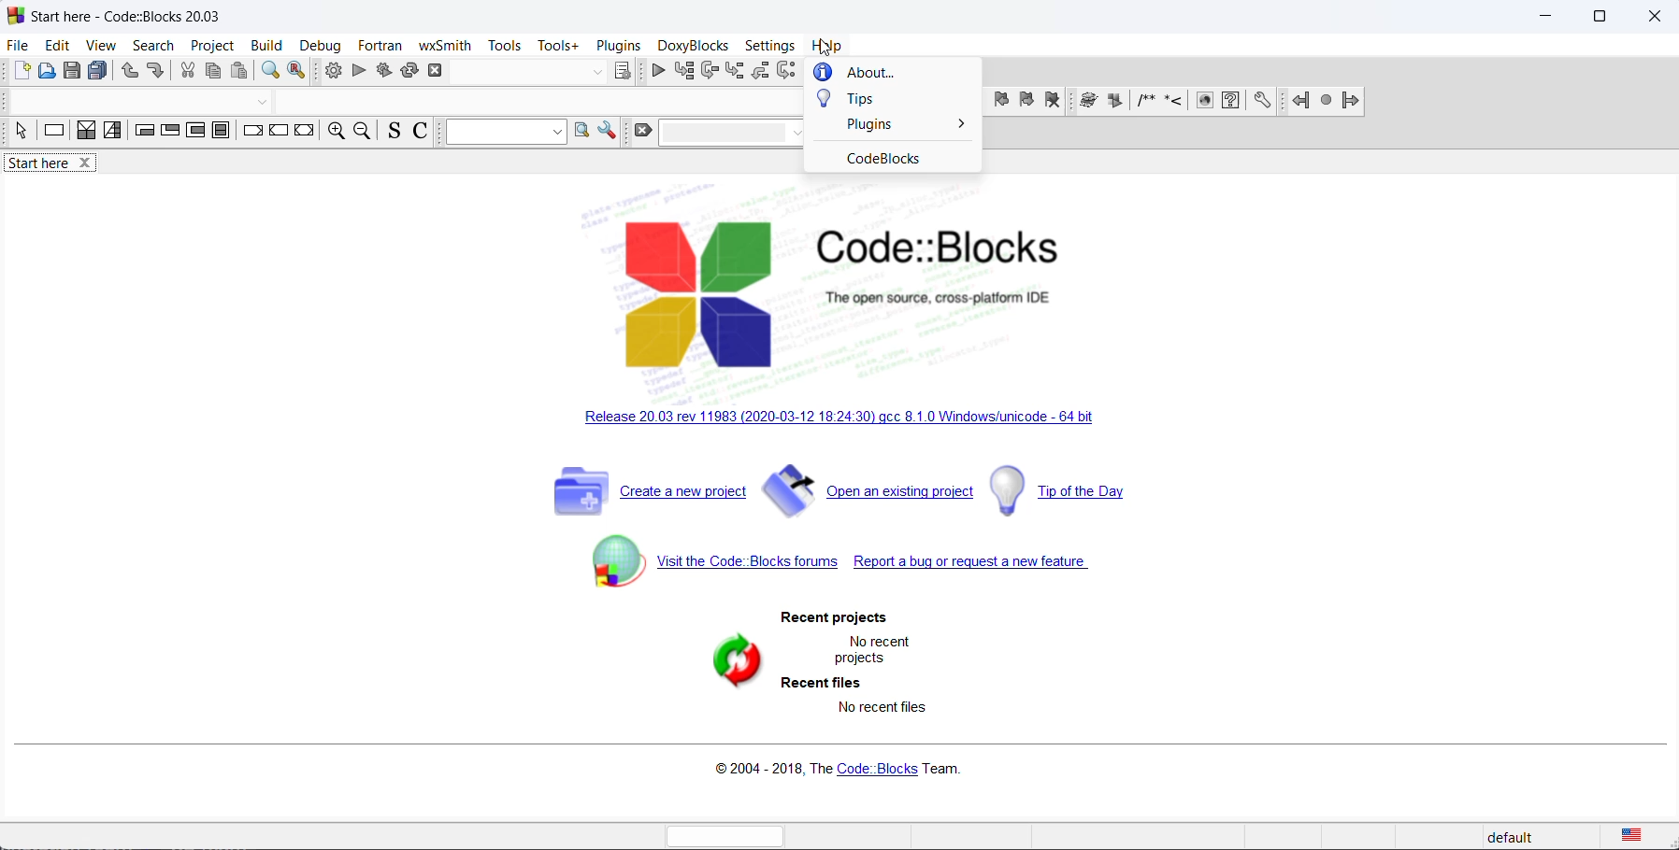 The width and height of the screenshot is (1679, 850). What do you see at coordinates (1299, 103) in the screenshot?
I see `jump back` at bounding box center [1299, 103].